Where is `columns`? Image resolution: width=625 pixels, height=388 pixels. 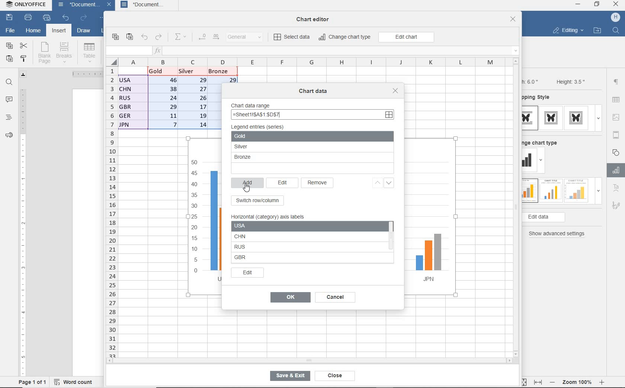
columns is located at coordinates (306, 62).